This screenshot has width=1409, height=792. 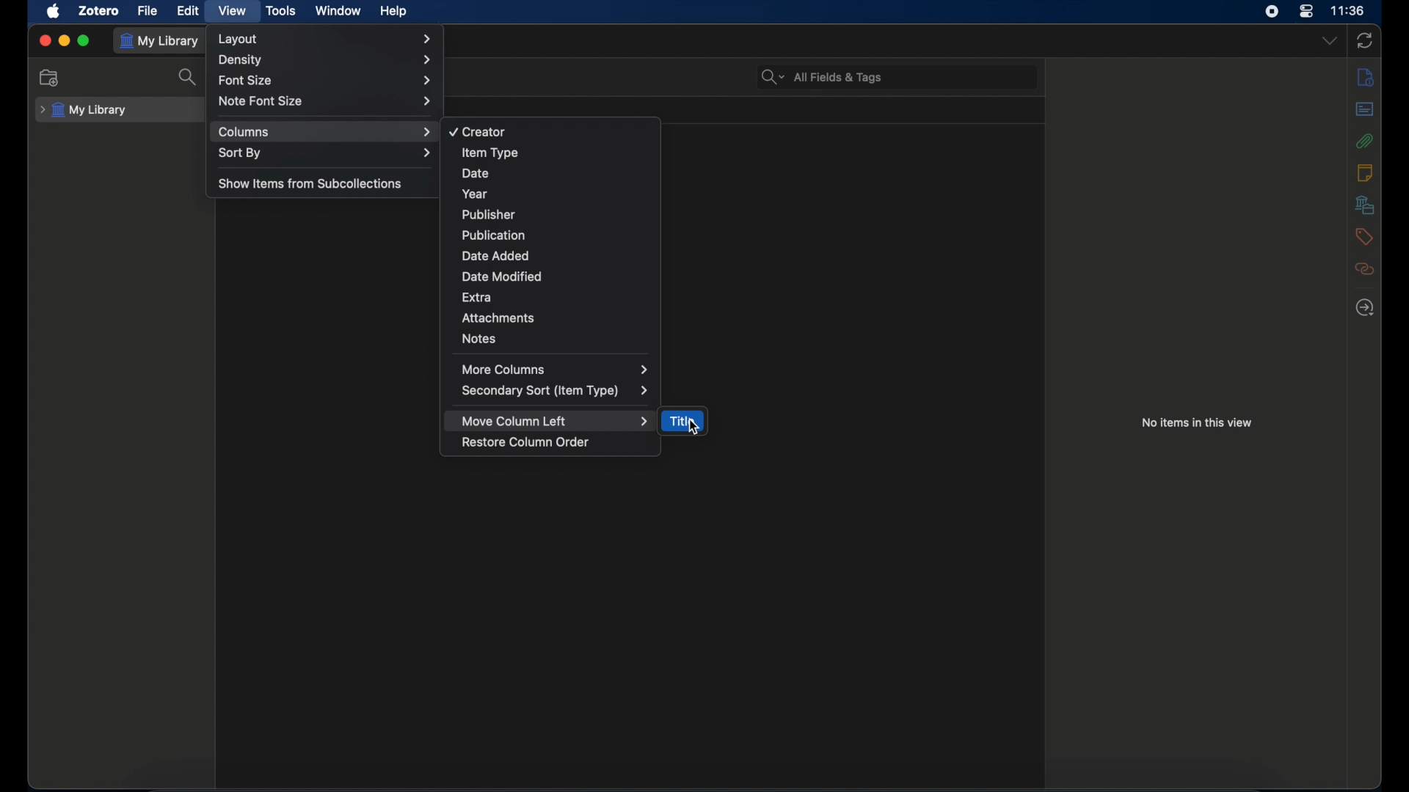 I want to click on libraries, so click(x=1366, y=205).